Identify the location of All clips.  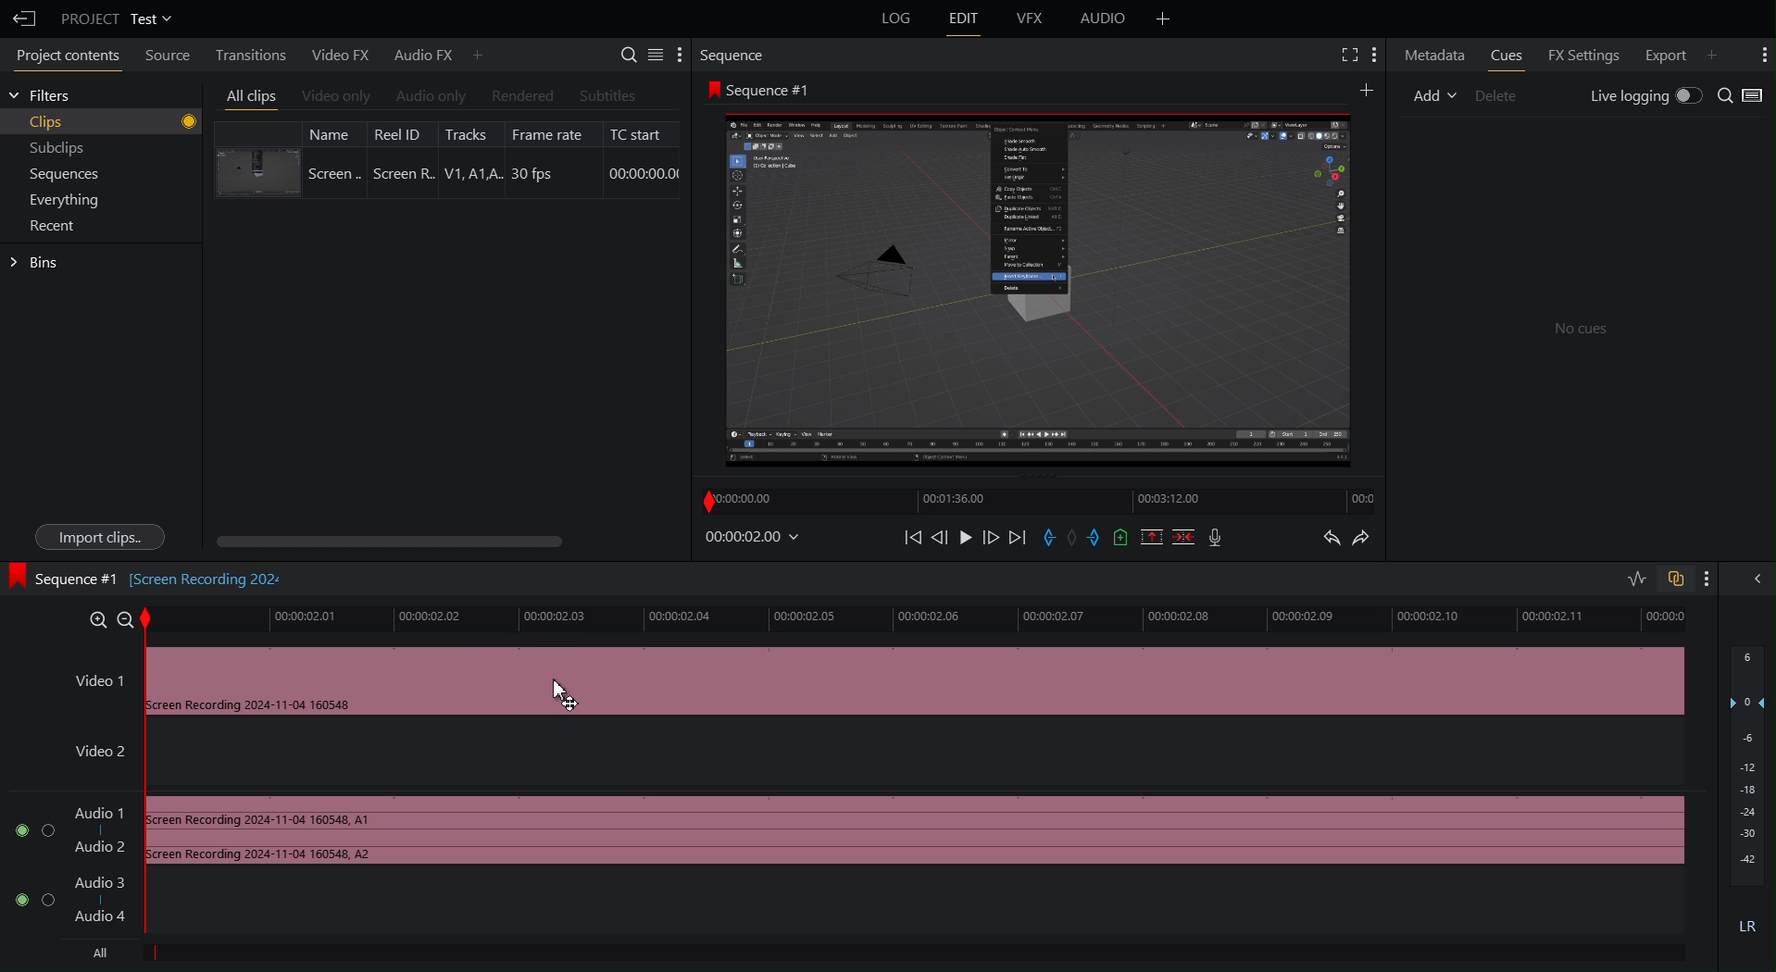
(247, 93).